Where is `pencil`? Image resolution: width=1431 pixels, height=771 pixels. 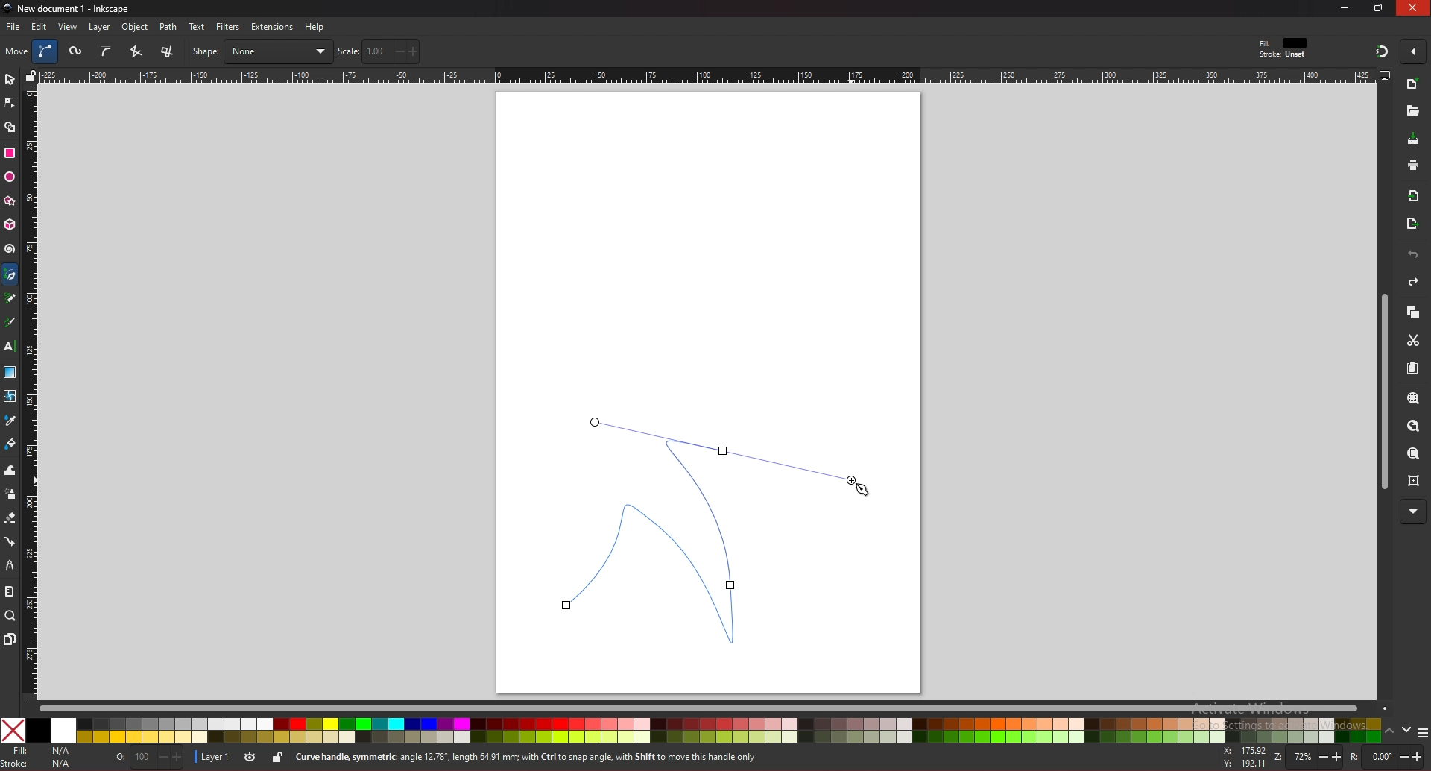
pencil is located at coordinates (14, 299).